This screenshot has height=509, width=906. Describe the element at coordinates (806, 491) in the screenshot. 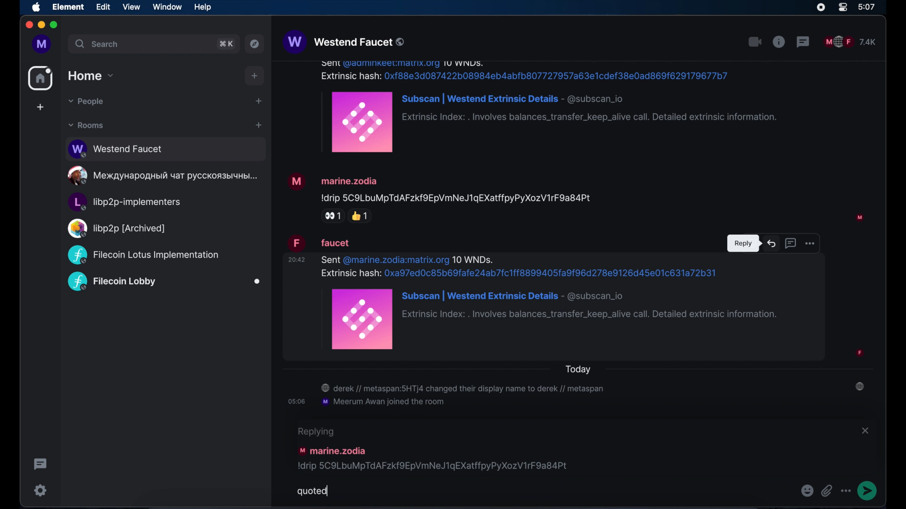

I see `emoji` at that location.